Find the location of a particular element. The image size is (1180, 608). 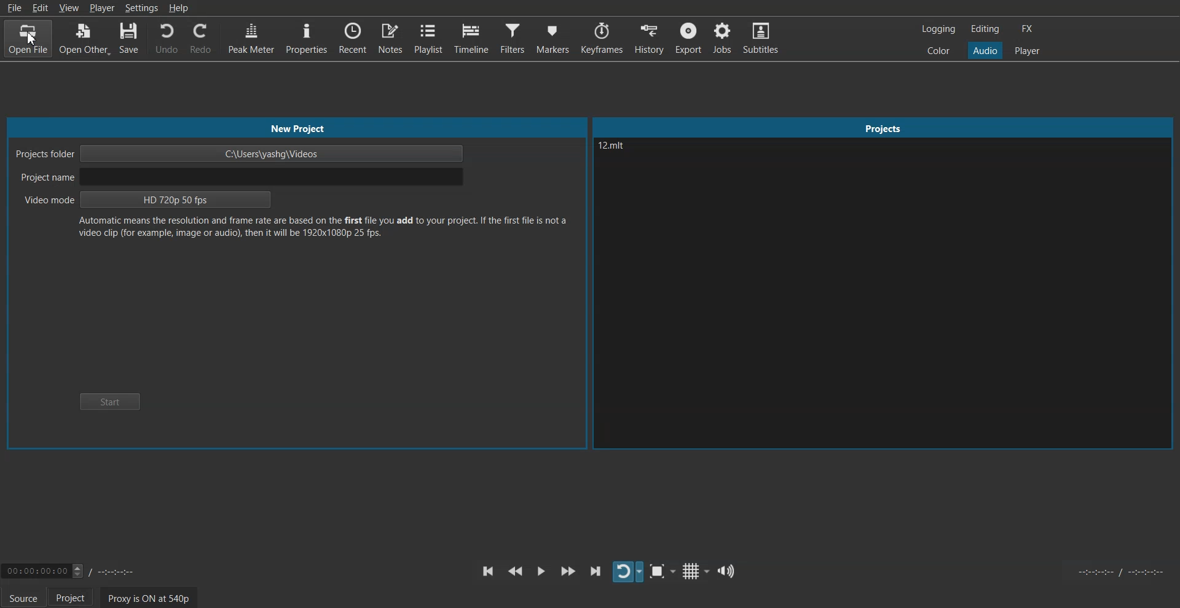

FX is located at coordinates (1028, 28).